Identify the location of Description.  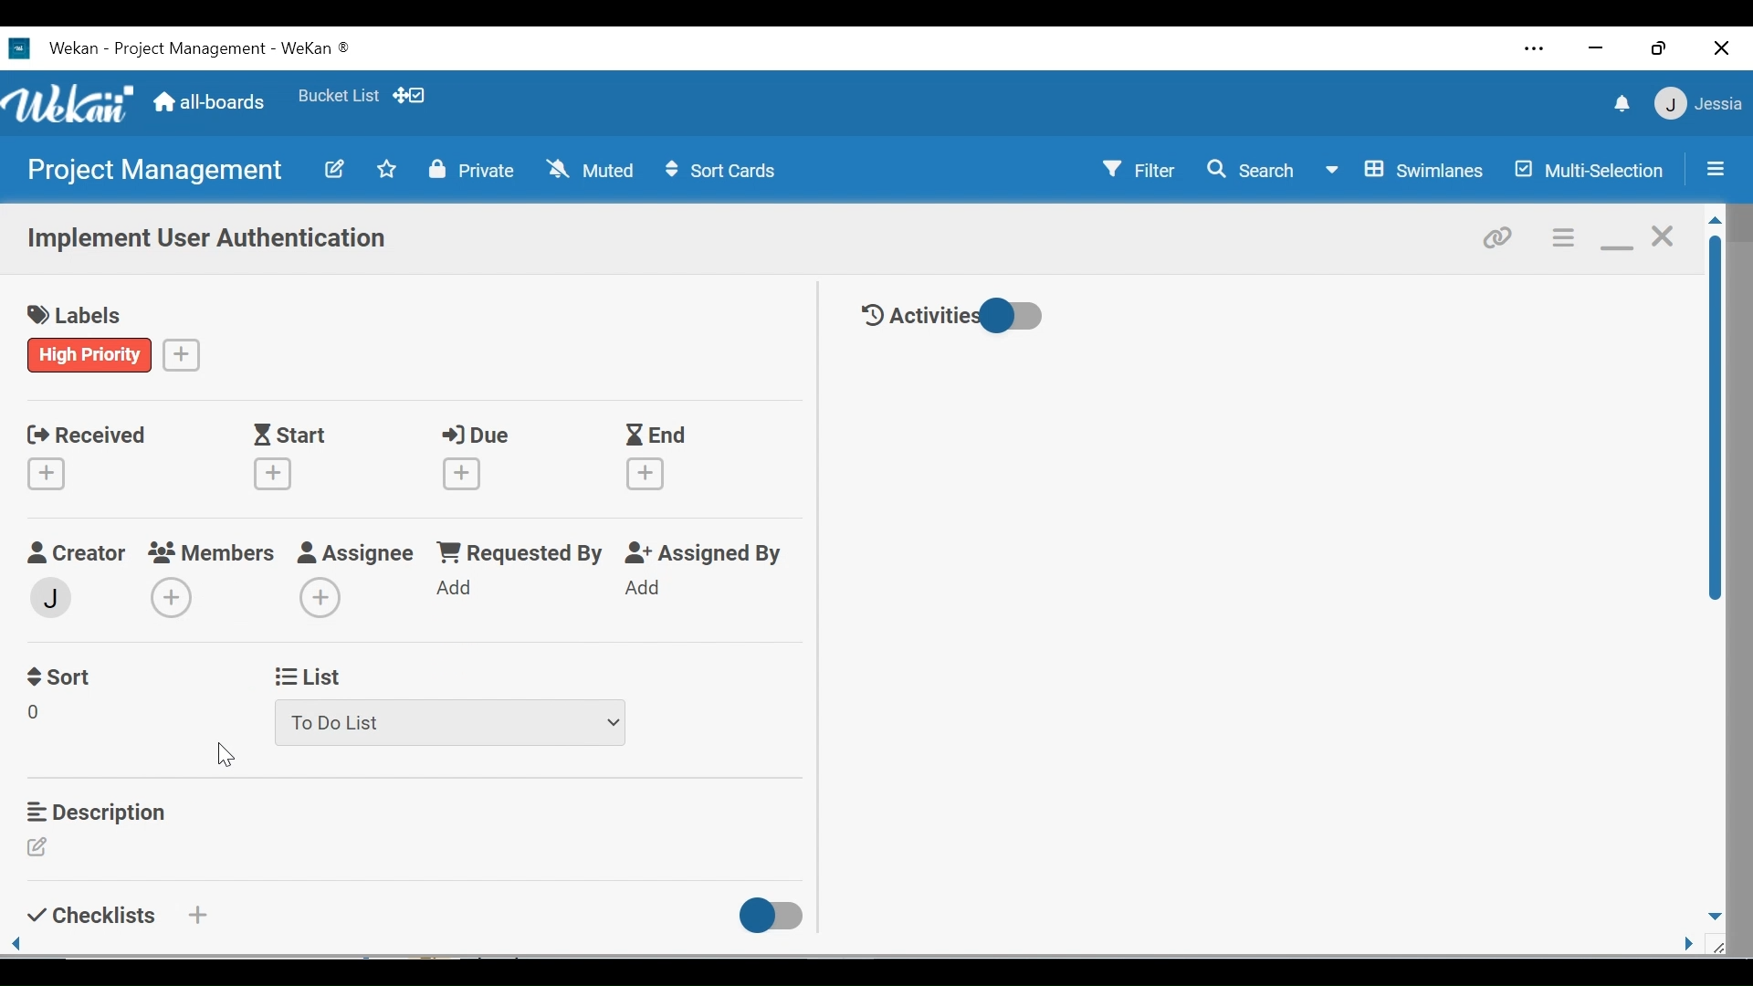
(97, 809).